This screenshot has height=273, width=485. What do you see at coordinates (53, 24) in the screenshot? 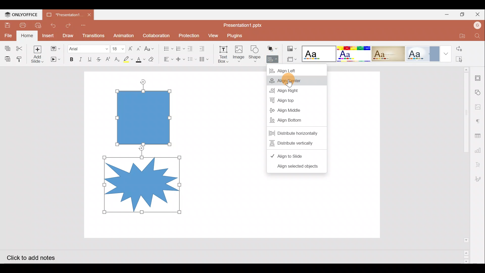
I see `Undo` at bounding box center [53, 24].